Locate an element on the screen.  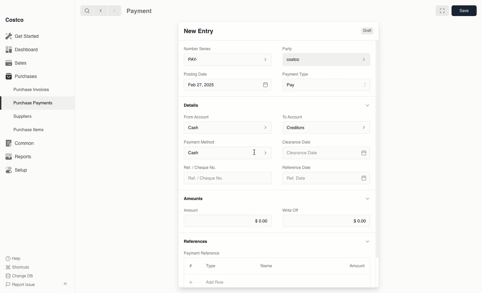
Party is located at coordinates (289, 48).